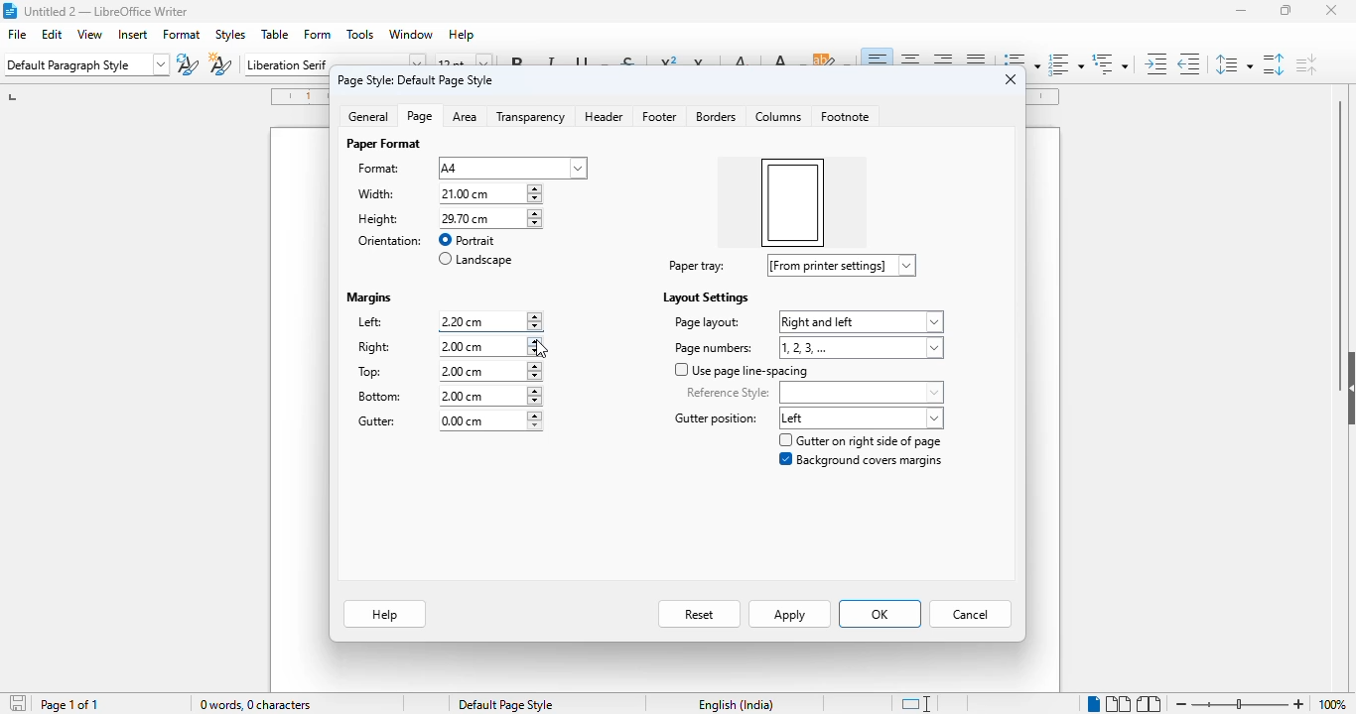 This screenshot has width=1356, height=714. Describe the element at coordinates (861, 348) in the screenshot. I see `page numbers options` at that location.